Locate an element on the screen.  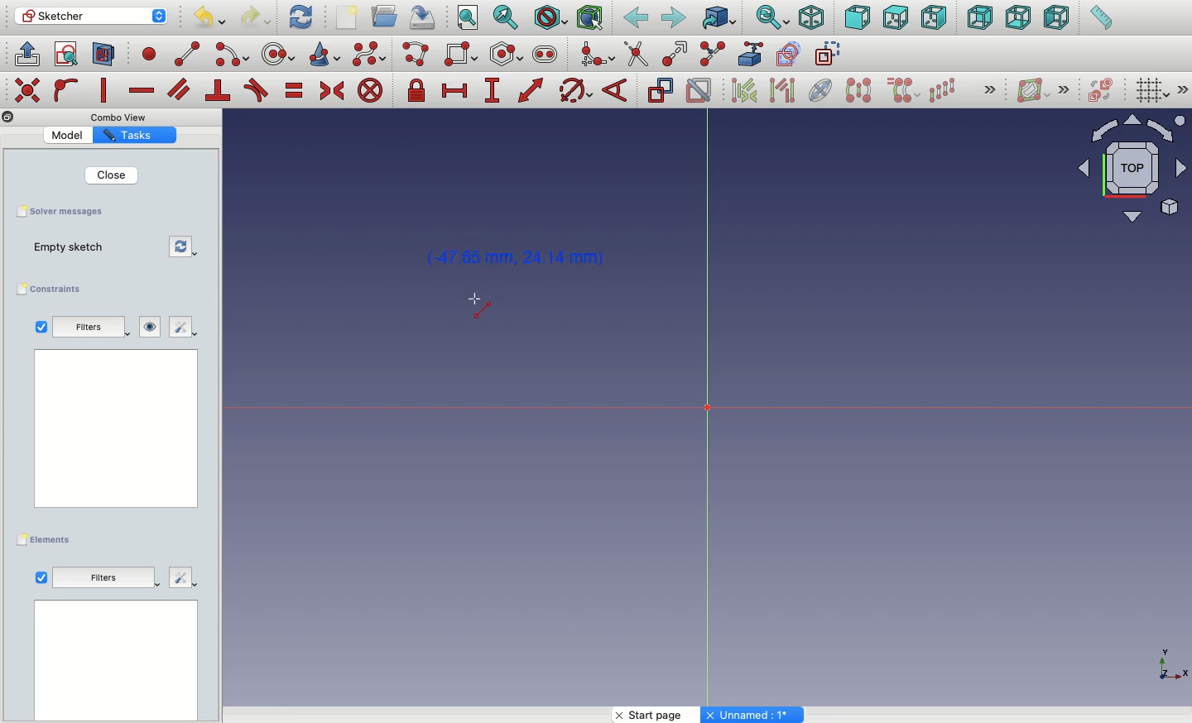
Bottom is located at coordinates (1018, 19).